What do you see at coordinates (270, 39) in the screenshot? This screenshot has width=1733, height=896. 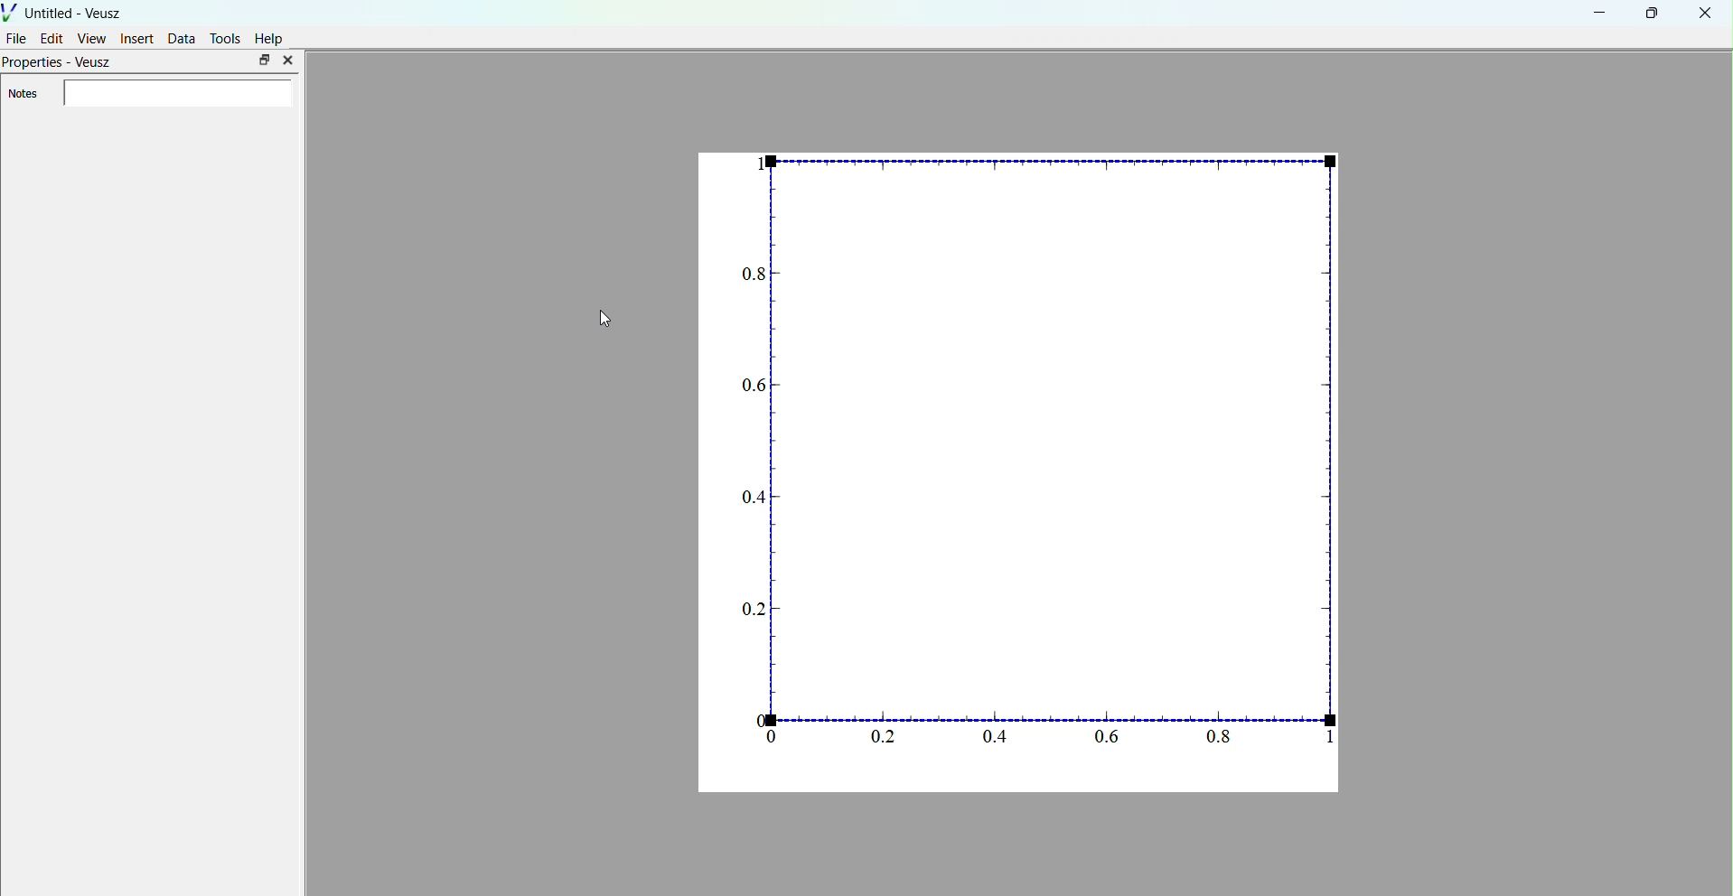 I see `Help` at bounding box center [270, 39].